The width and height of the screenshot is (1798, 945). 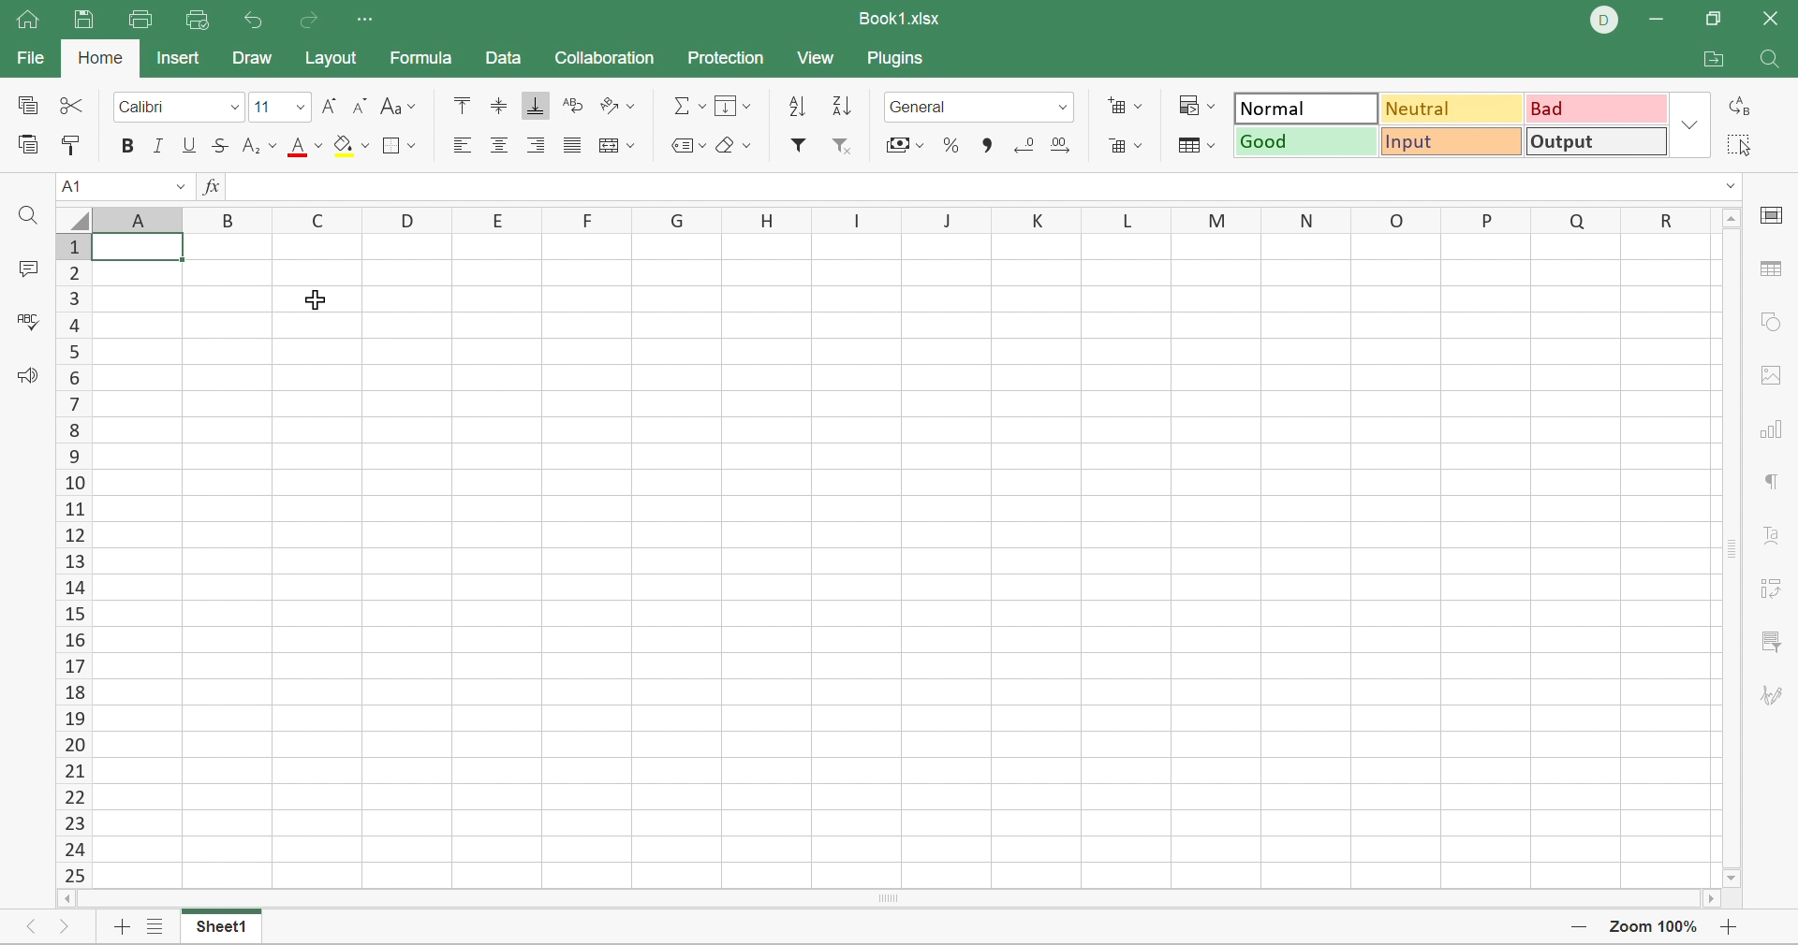 I want to click on Normal, so click(x=1305, y=107).